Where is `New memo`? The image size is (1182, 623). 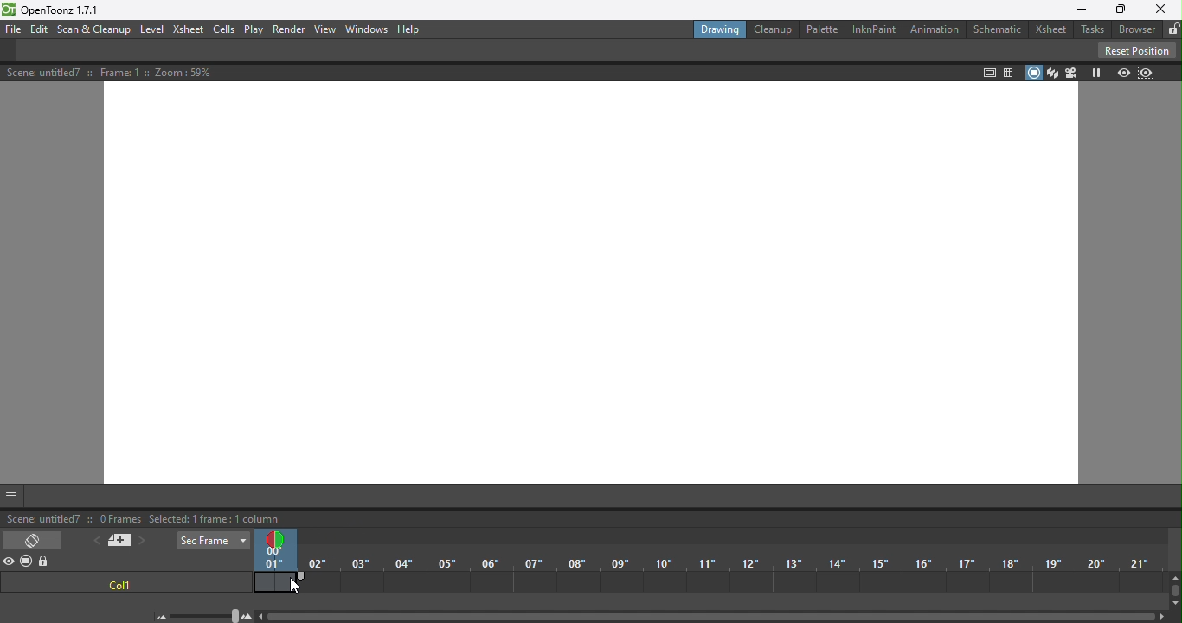 New memo is located at coordinates (119, 543).